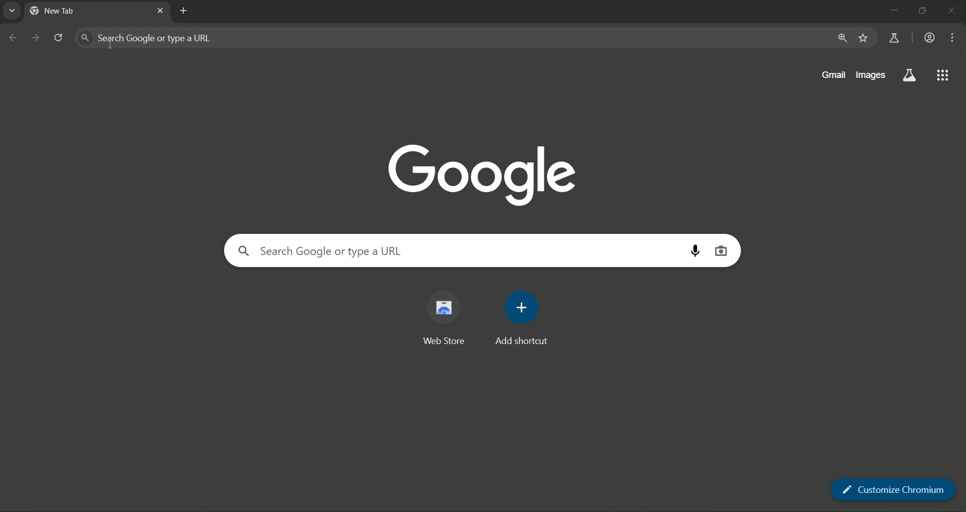 Image resolution: width=966 pixels, height=512 pixels. What do you see at coordinates (954, 37) in the screenshot?
I see `menu` at bounding box center [954, 37].